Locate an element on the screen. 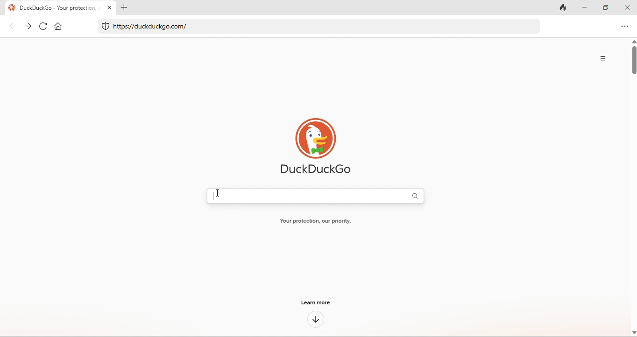 This screenshot has height=337, width=637. typing is located at coordinates (305, 196).